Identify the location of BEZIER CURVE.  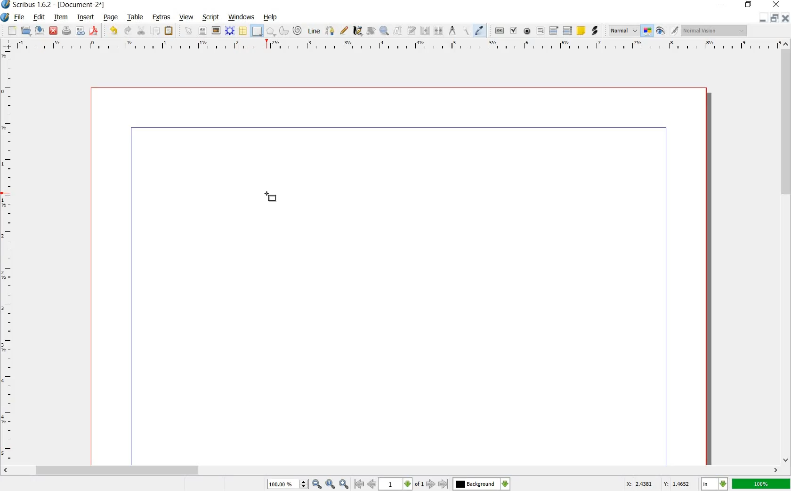
(331, 31).